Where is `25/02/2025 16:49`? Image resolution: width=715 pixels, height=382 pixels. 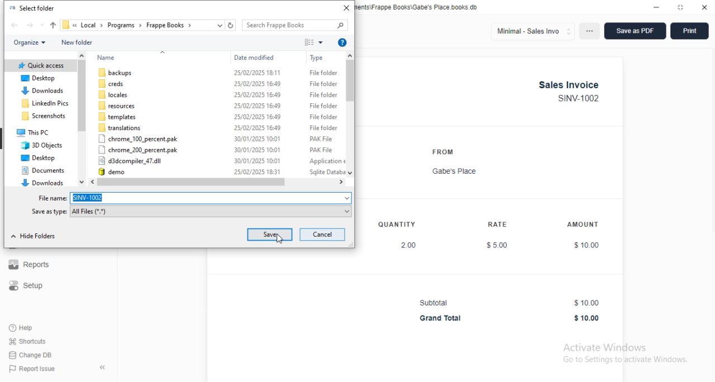 25/02/2025 16:49 is located at coordinates (258, 84).